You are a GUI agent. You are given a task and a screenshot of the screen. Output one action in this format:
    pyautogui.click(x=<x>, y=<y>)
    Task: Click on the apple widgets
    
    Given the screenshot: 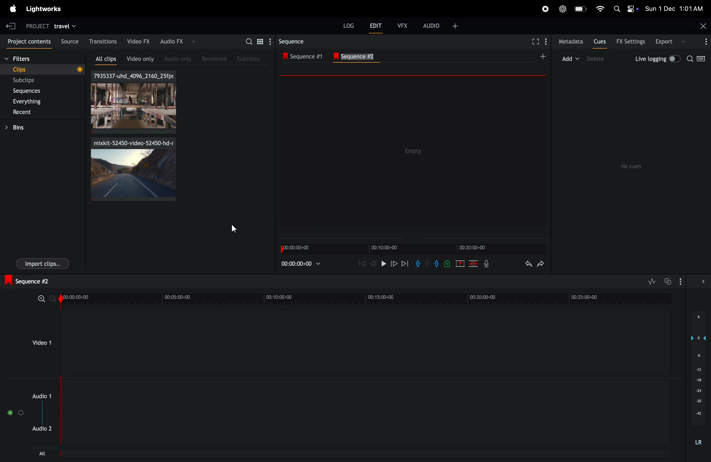 What is the action you would take?
    pyautogui.click(x=623, y=9)
    